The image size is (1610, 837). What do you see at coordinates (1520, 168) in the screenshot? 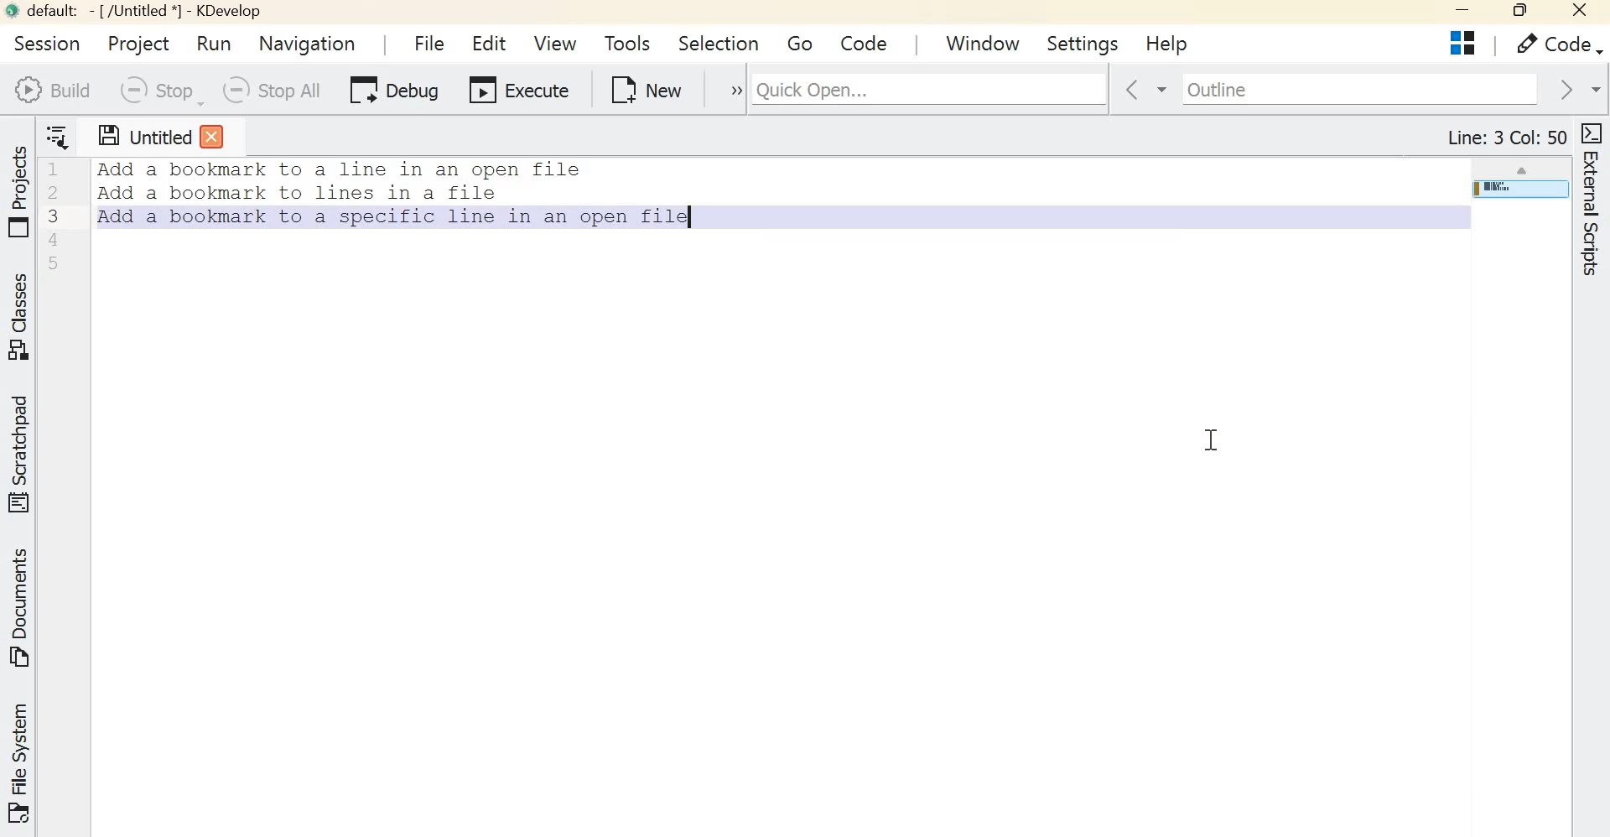
I see `scroll up arrow` at bounding box center [1520, 168].